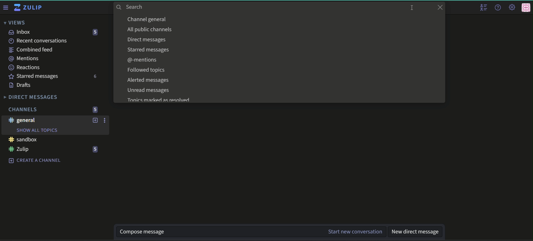  Describe the element at coordinates (151, 91) in the screenshot. I see `text` at that location.